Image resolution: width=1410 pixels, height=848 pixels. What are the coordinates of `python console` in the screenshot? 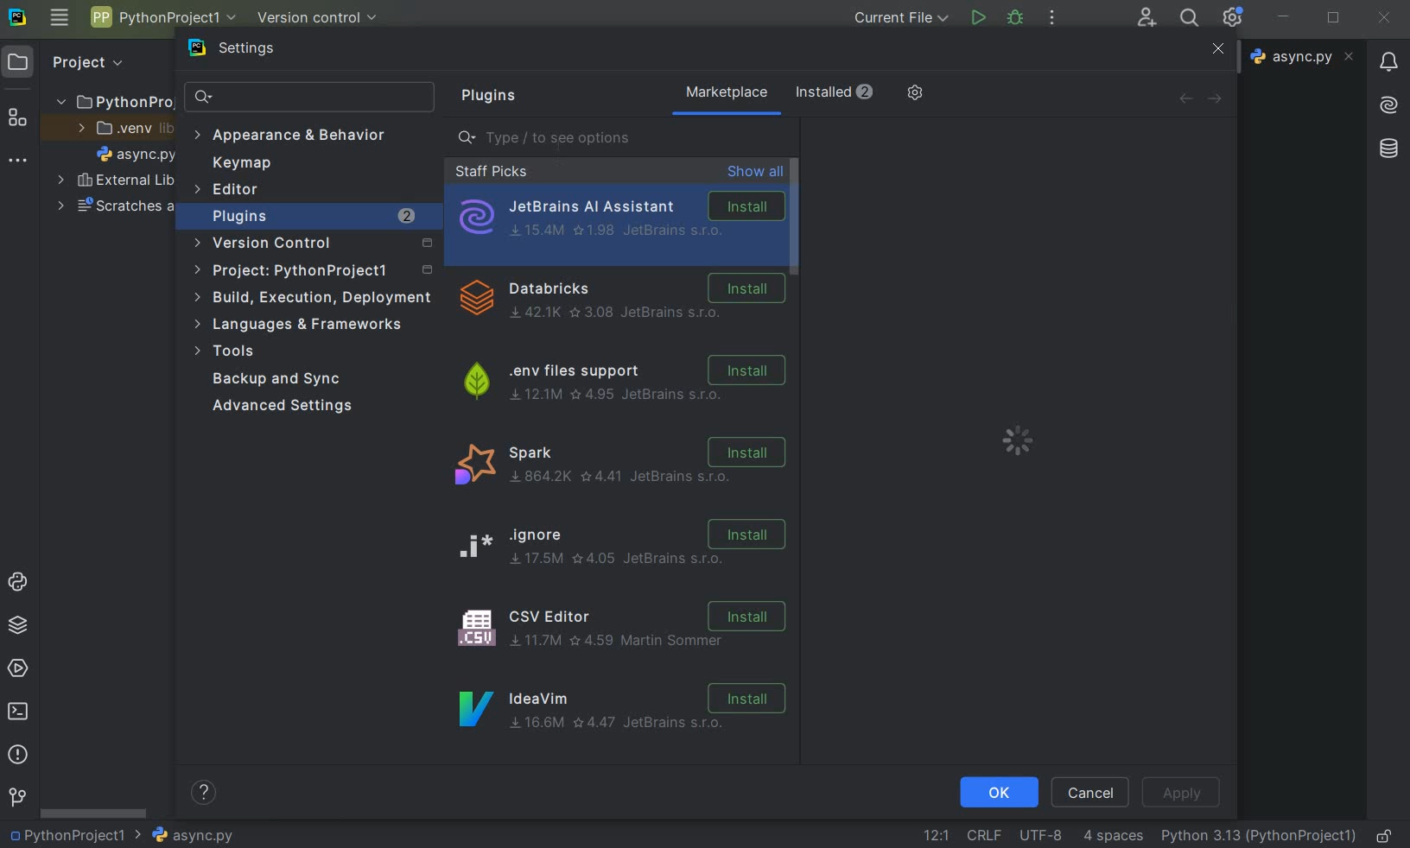 It's located at (19, 584).